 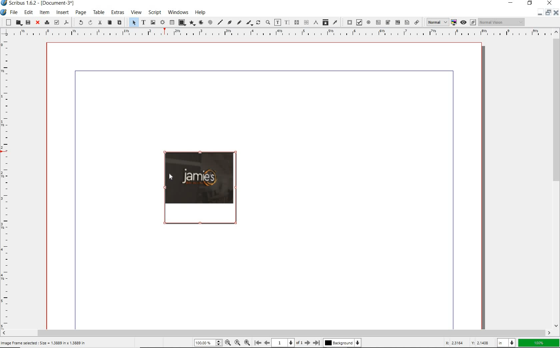 I want to click on copy item properties, so click(x=325, y=23).